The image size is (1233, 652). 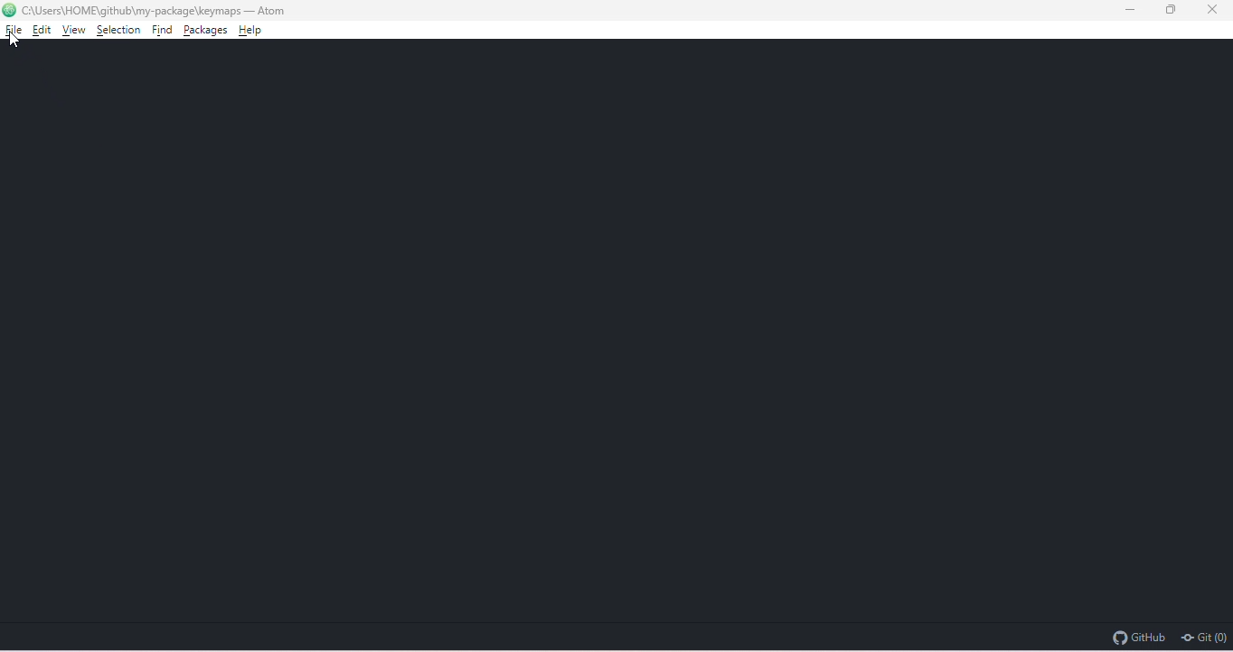 What do you see at coordinates (133, 10) in the screenshot?
I see `c\users\HOME\github\my-package\keymaps` at bounding box center [133, 10].